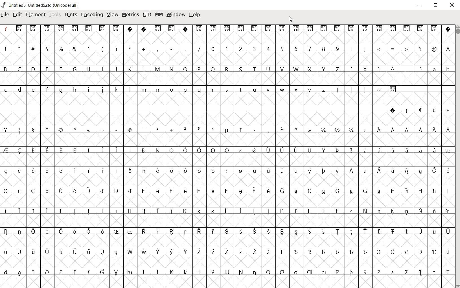  Describe the element at coordinates (47, 69) in the screenshot. I see `E` at that location.